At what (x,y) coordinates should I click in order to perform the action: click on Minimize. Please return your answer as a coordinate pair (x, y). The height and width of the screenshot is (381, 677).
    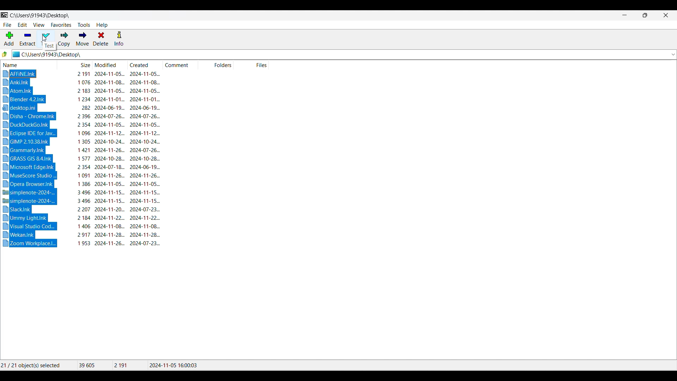
    Looking at the image, I should click on (625, 15).